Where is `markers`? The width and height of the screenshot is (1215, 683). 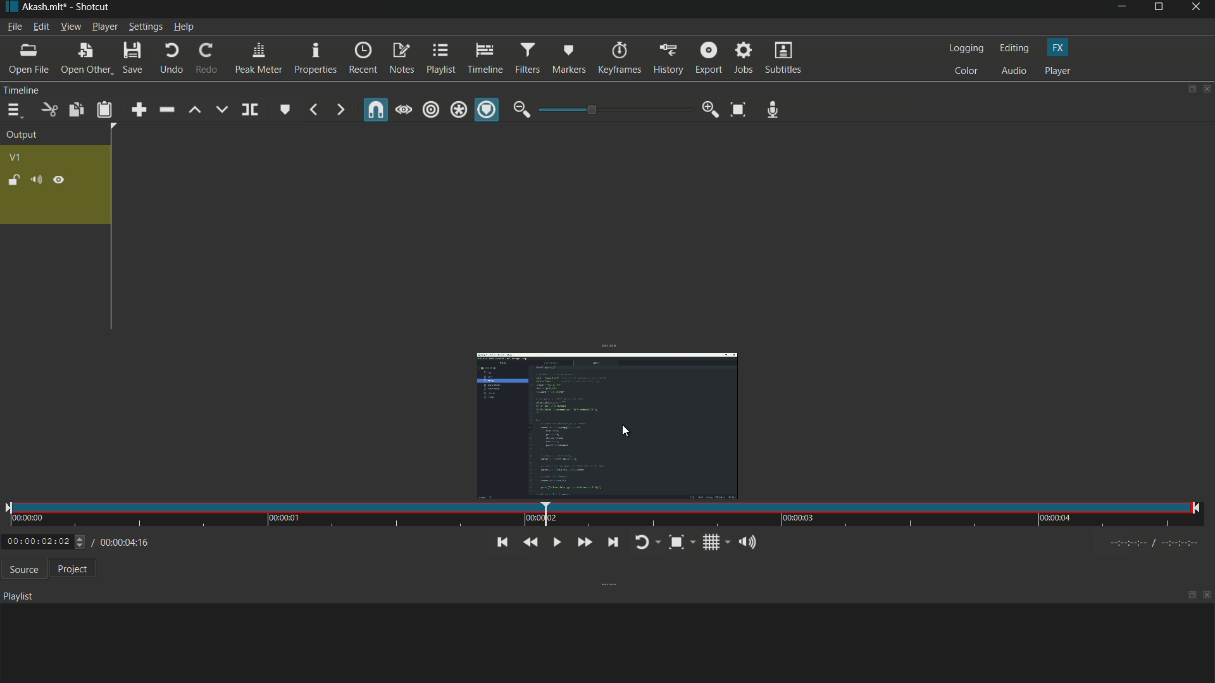
markers is located at coordinates (568, 59).